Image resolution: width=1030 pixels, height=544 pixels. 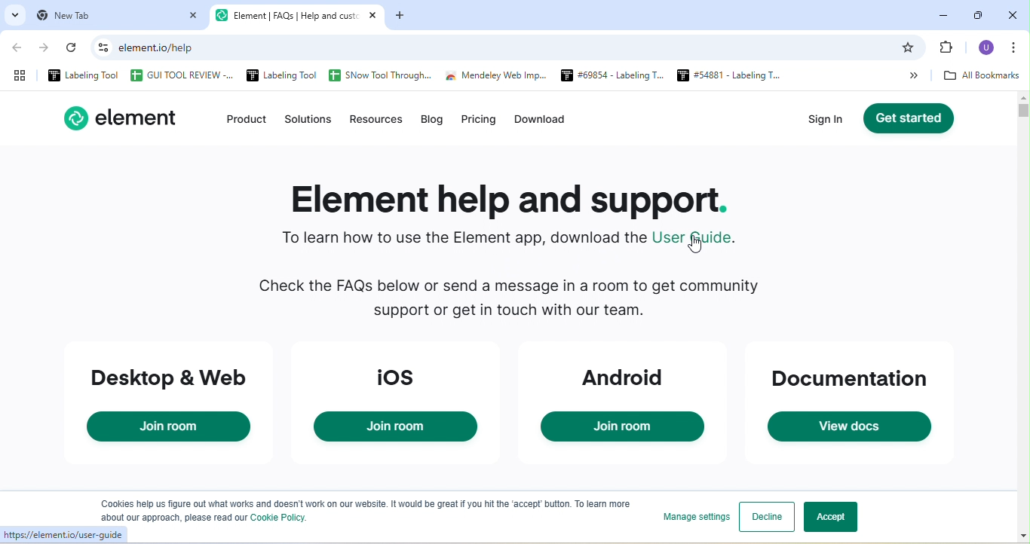 I want to click on U profile, so click(x=986, y=47).